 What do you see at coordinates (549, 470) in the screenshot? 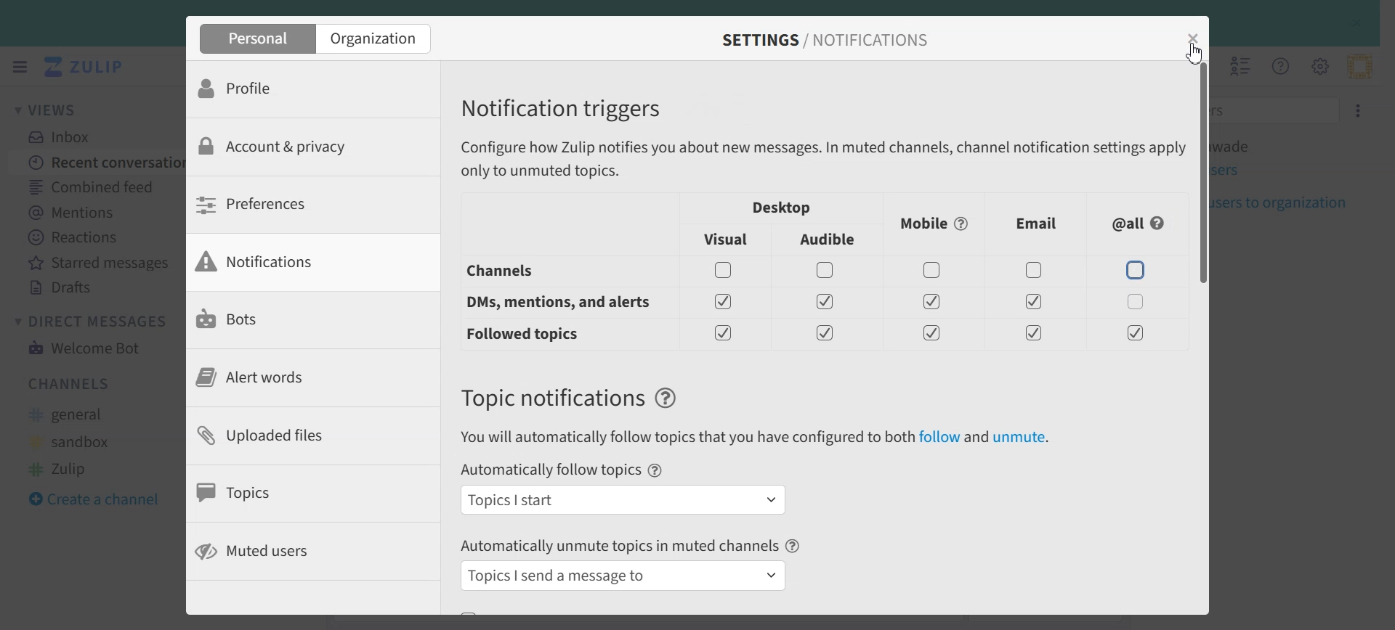
I see `Automatically follow topics` at bounding box center [549, 470].